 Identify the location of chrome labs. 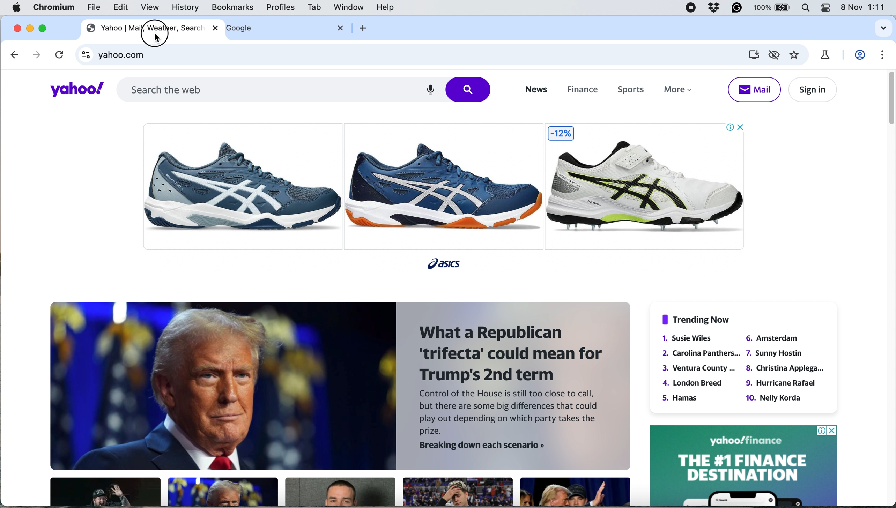
(825, 55).